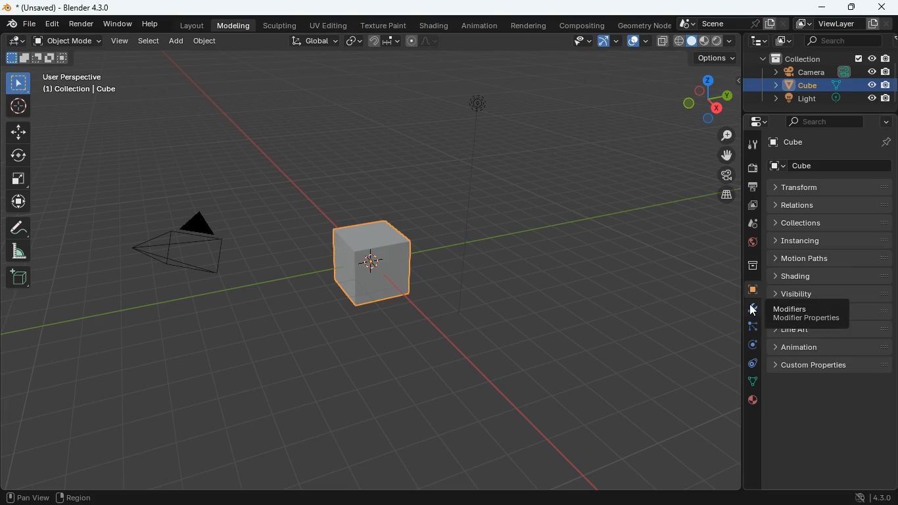 This screenshot has height=505, width=898. I want to click on sculpting, so click(281, 26).